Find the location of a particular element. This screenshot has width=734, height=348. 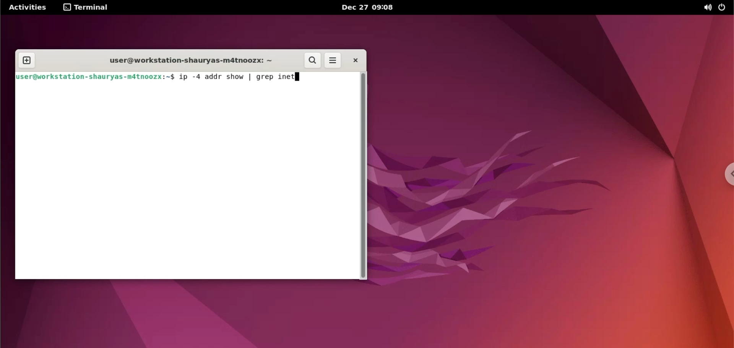

Activities is located at coordinates (27, 8).